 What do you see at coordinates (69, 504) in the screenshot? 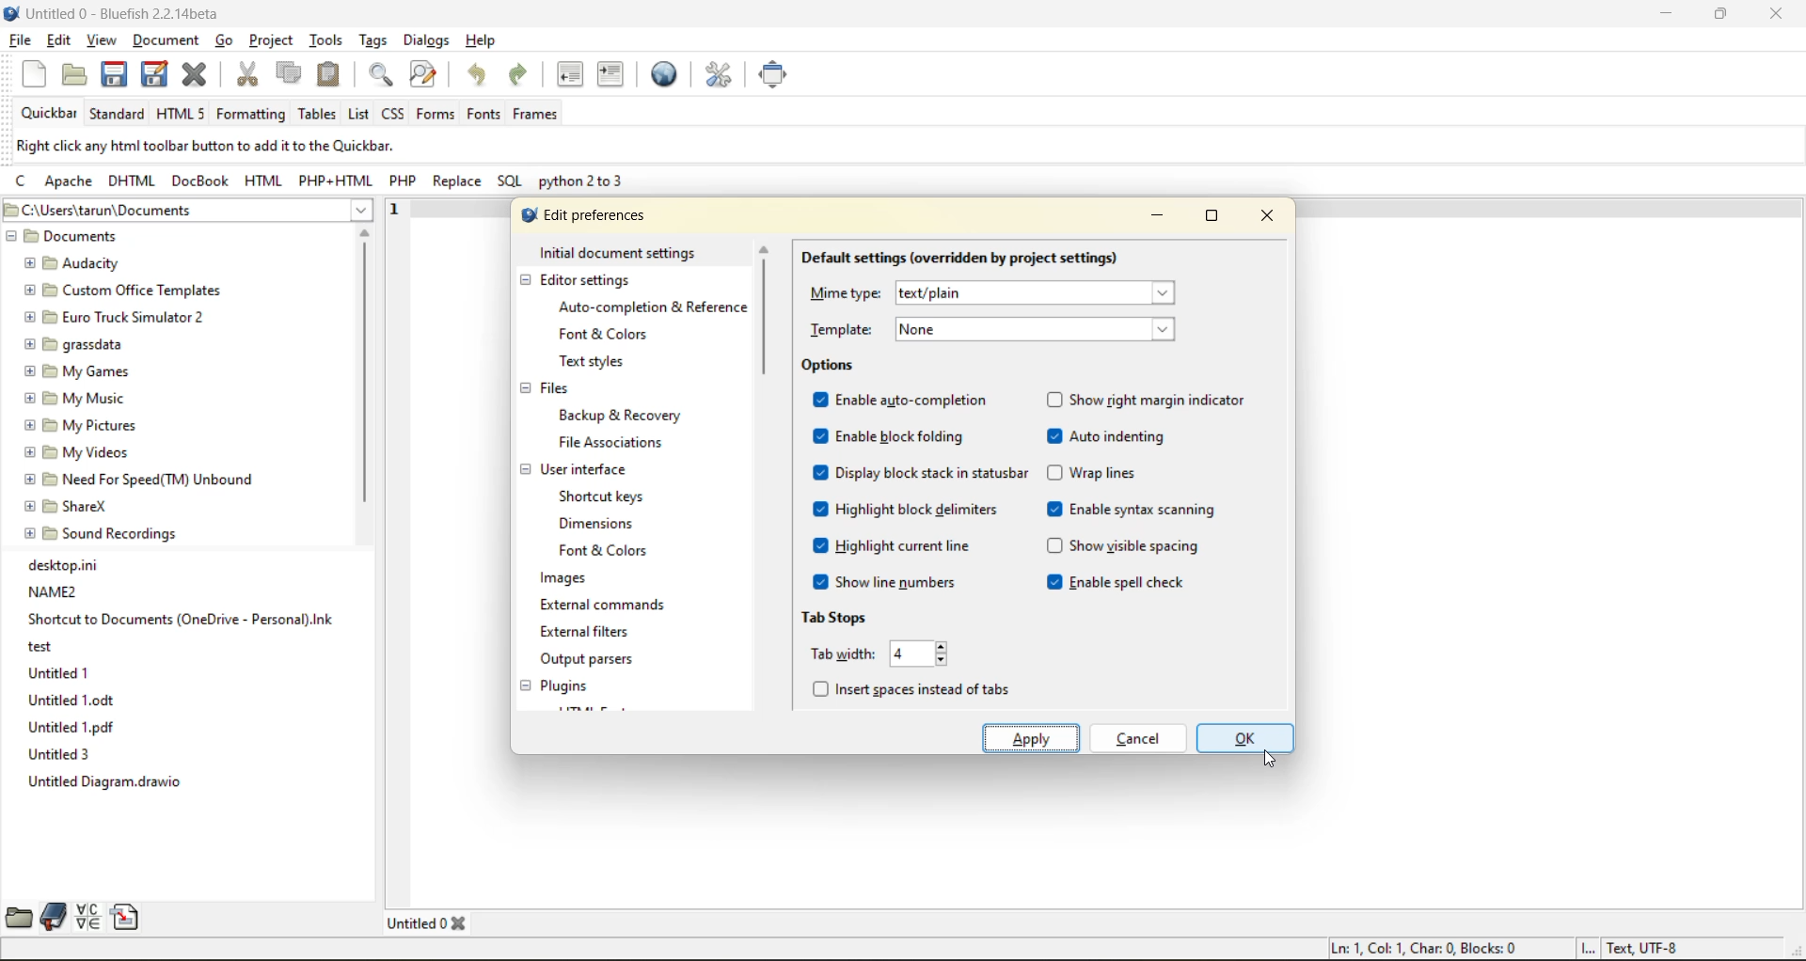
I see `® EB ShareX` at bounding box center [69, 504].